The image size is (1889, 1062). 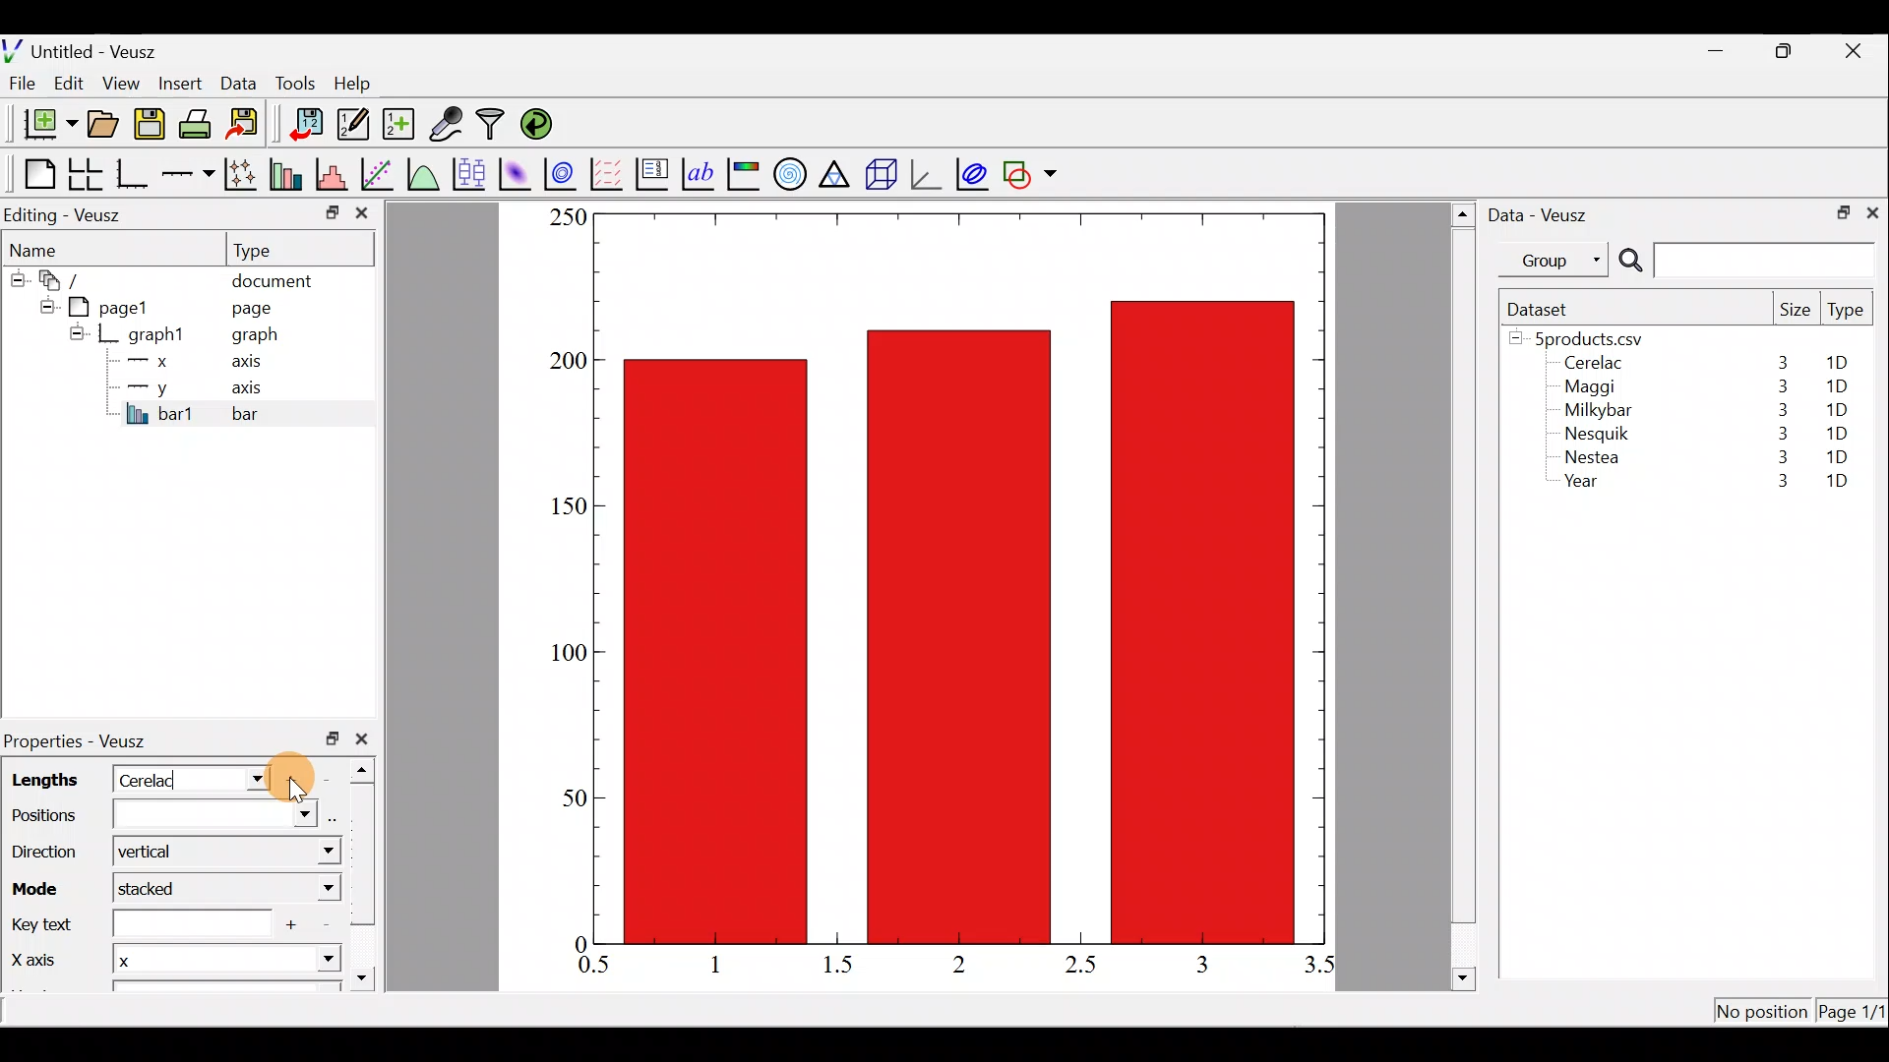 What do you see at coordinates (19, 84) in the screenshot?
I see `File` at bounding box center [19, 84].